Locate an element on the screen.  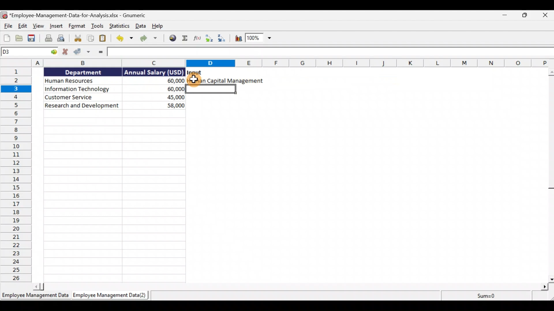
Tools is located at coordinates (98, 26).